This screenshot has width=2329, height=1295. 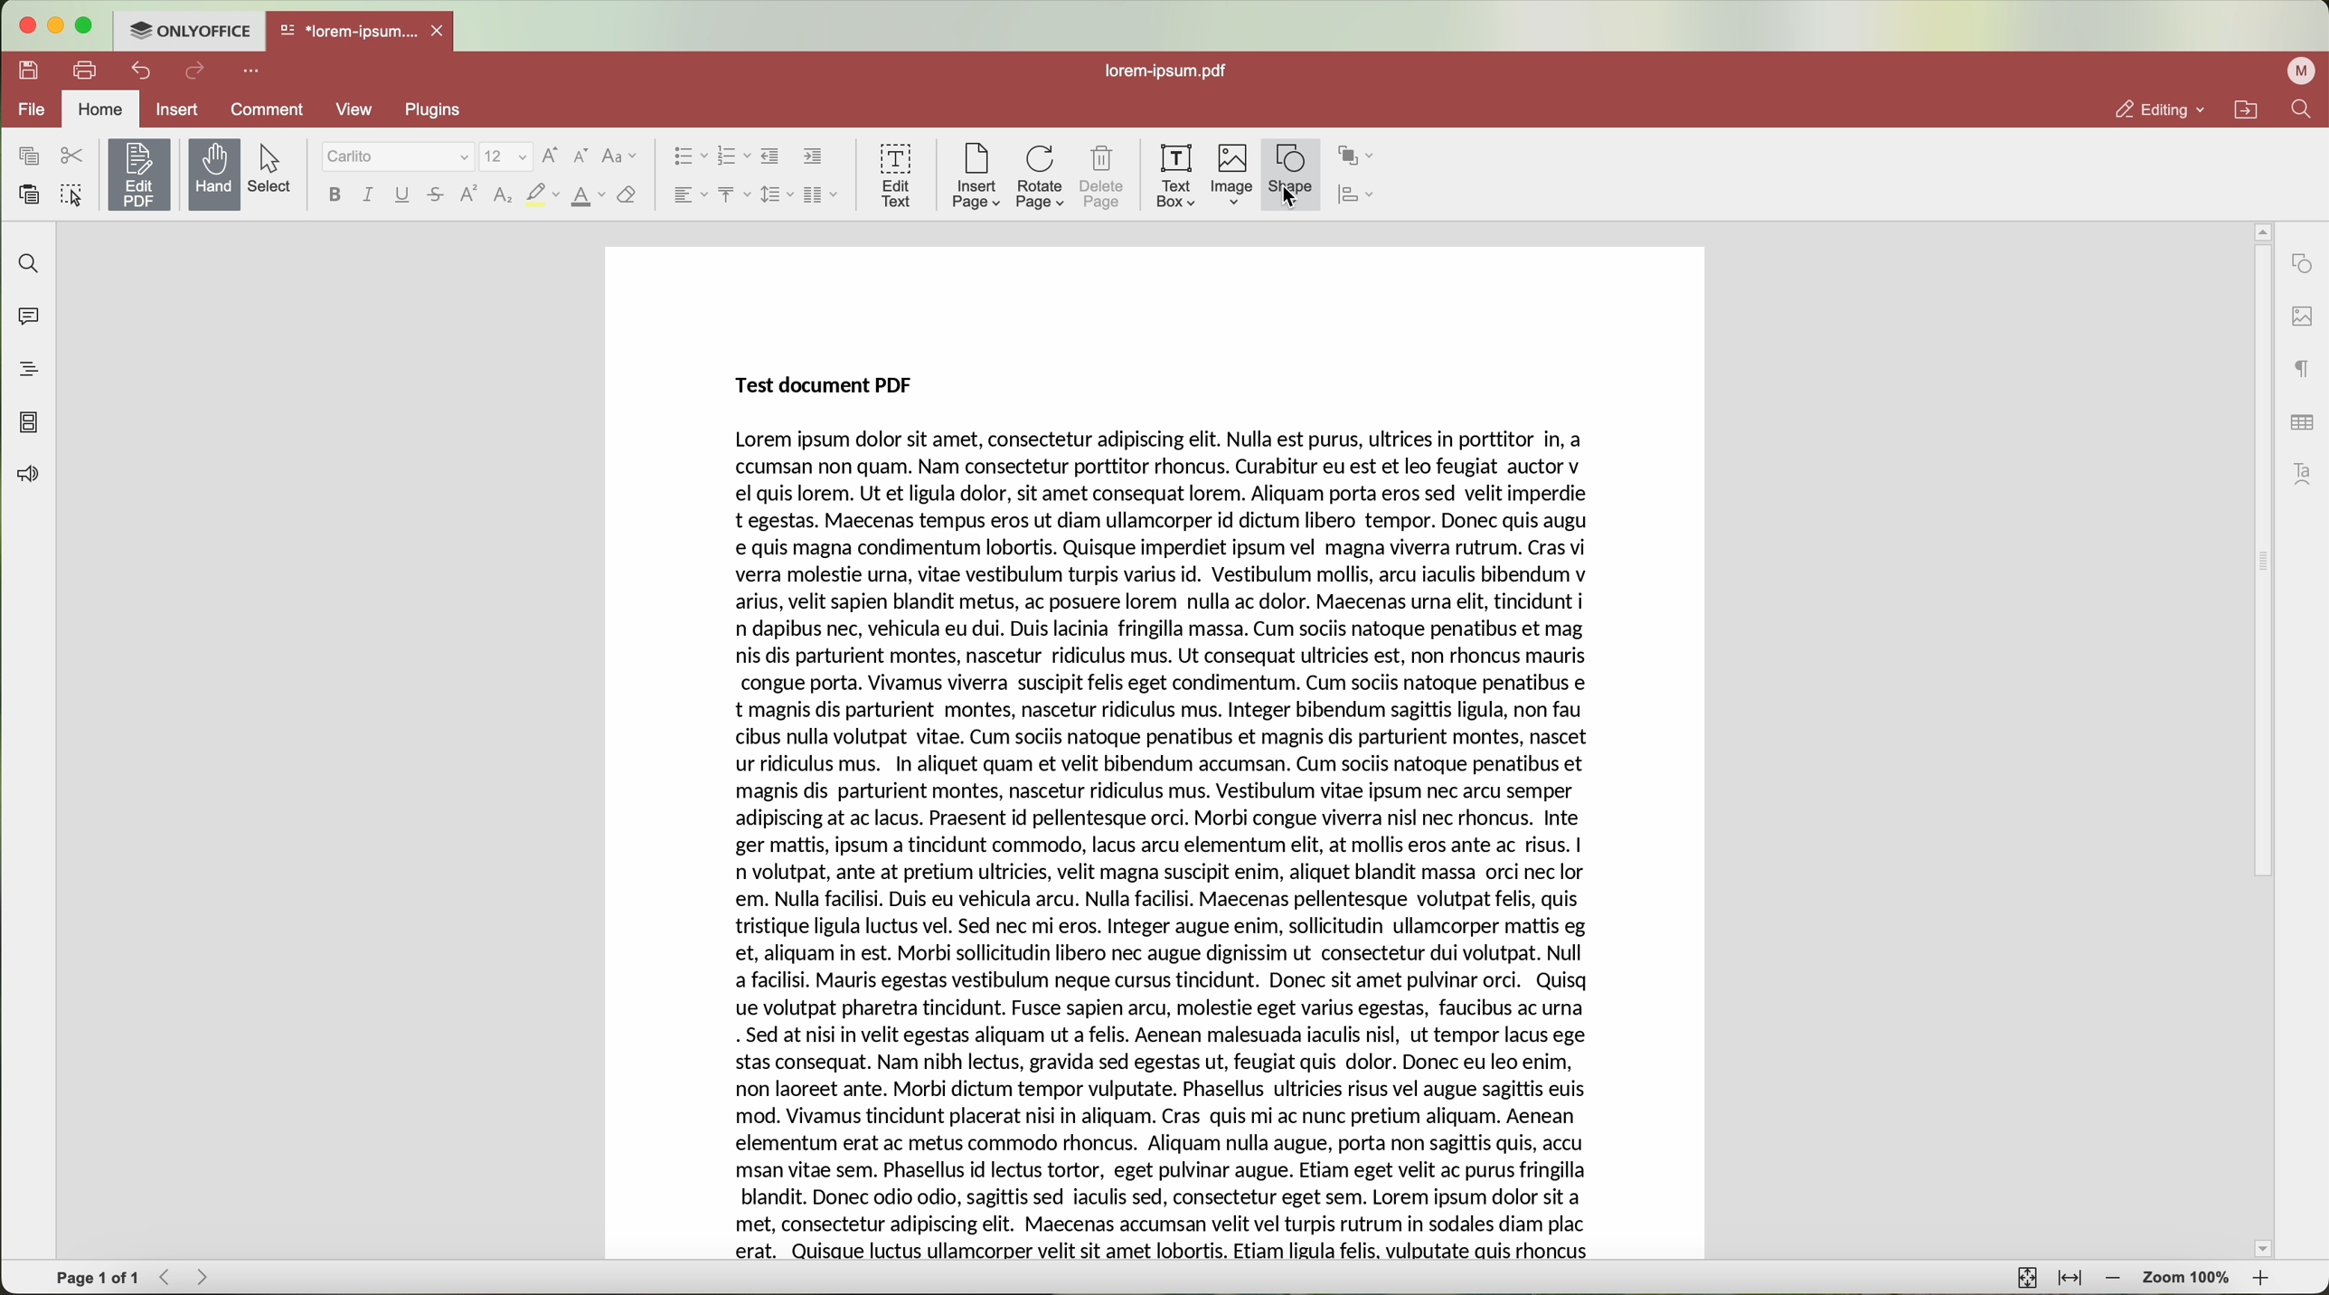 I want to click on horizontal align, so click(x=686, y=194).